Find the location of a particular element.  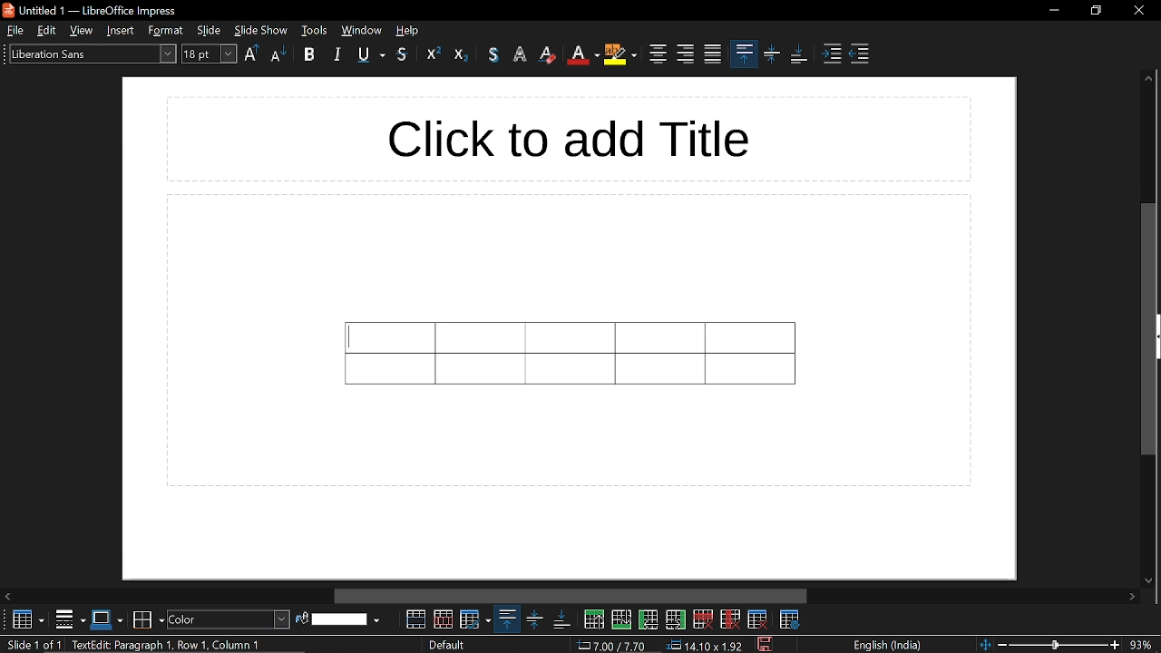

delete column is located at coordinates (728, 619).